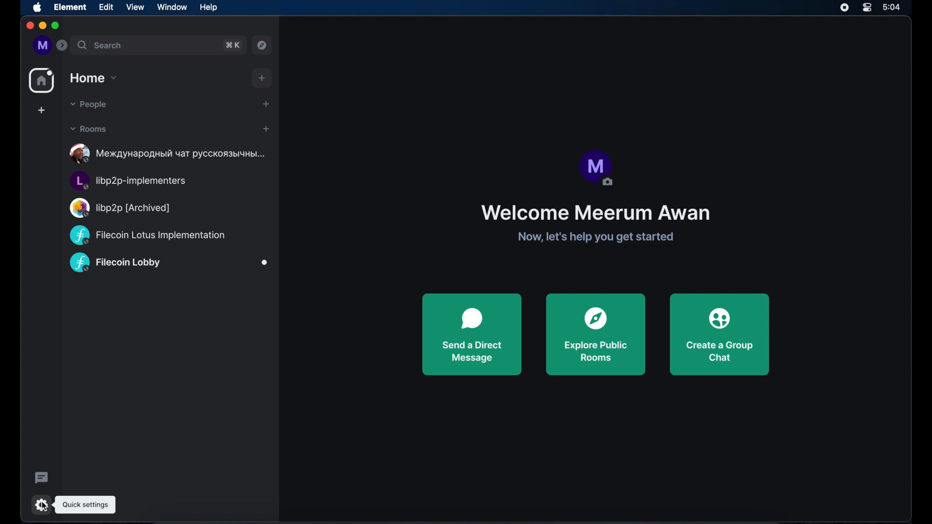 Image resolution: width=932 pixels, height=524 pixels. What do you see at coordinates (89, 129) in the screenshot?
I see `rooms dropdown` at bounding box center [89, 129].